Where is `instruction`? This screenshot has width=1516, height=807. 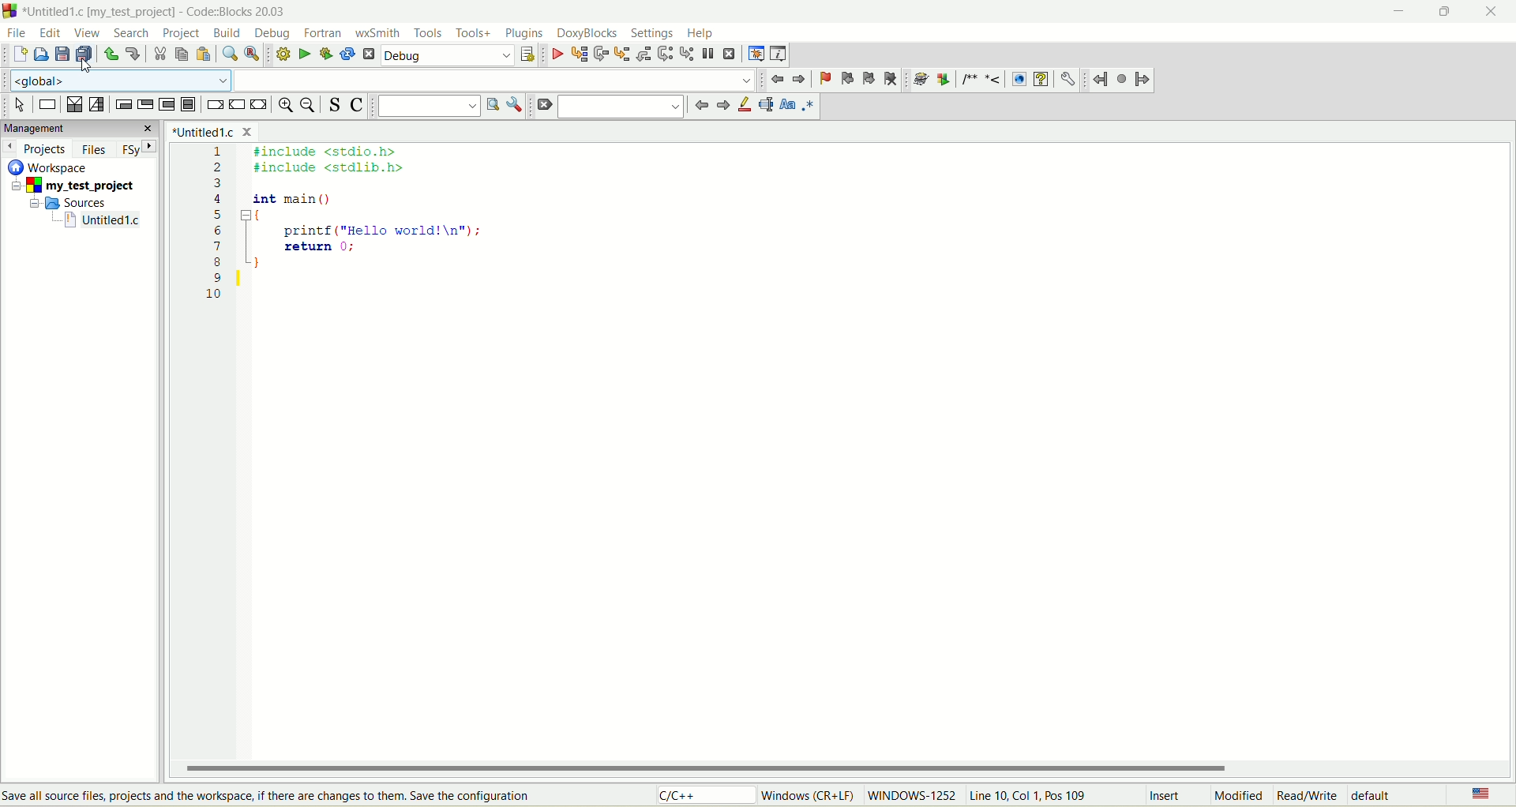
instruction is located at coordinates (47, 104).